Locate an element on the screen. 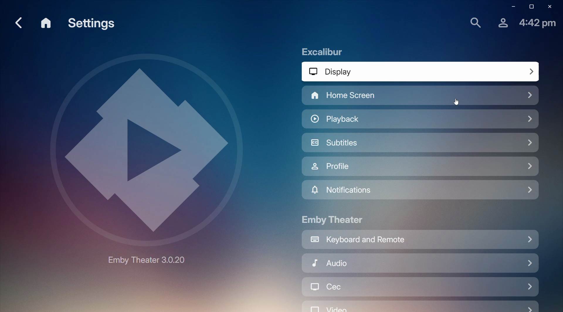 The image size is (563, 312). Keyboard and Remote  is located at coordinates (420, 240).